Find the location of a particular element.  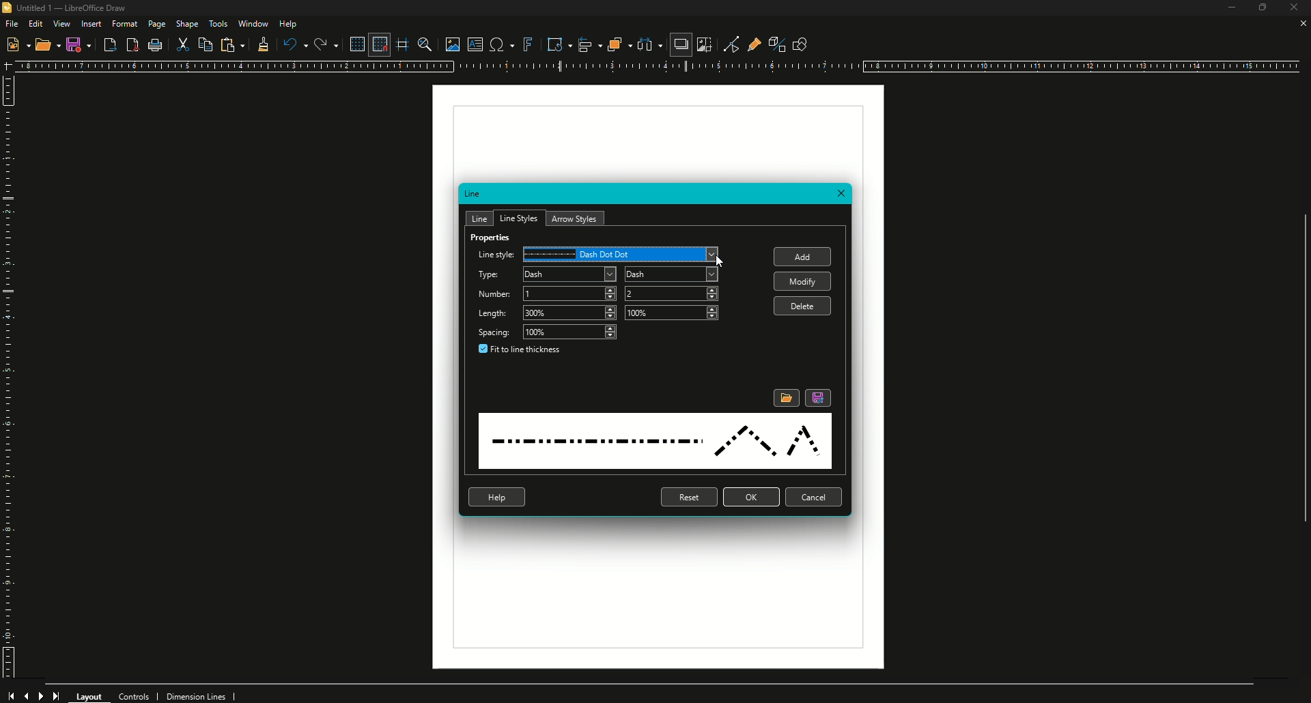

Open is located at coordinates (48, 46).